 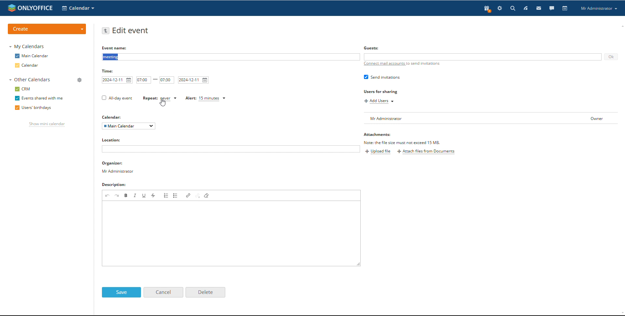 I want to click on event repetition, so click(x=160, y=99).